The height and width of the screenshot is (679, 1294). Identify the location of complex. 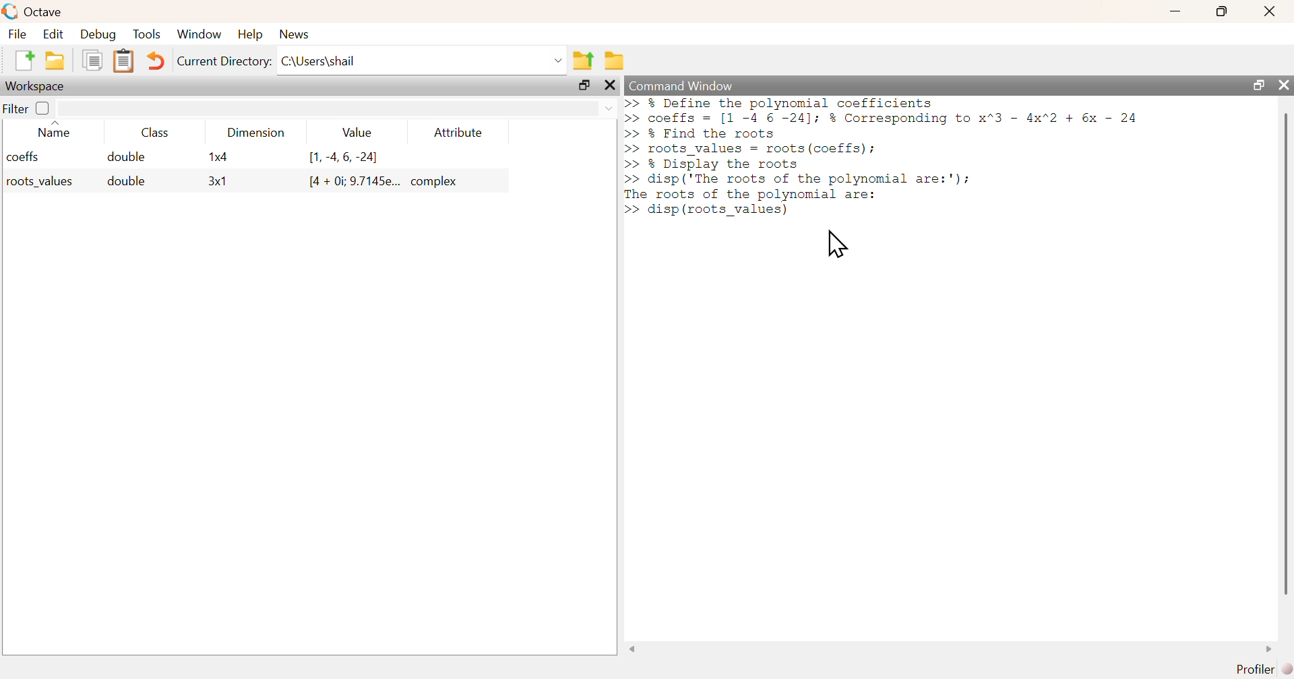
(437, 181).